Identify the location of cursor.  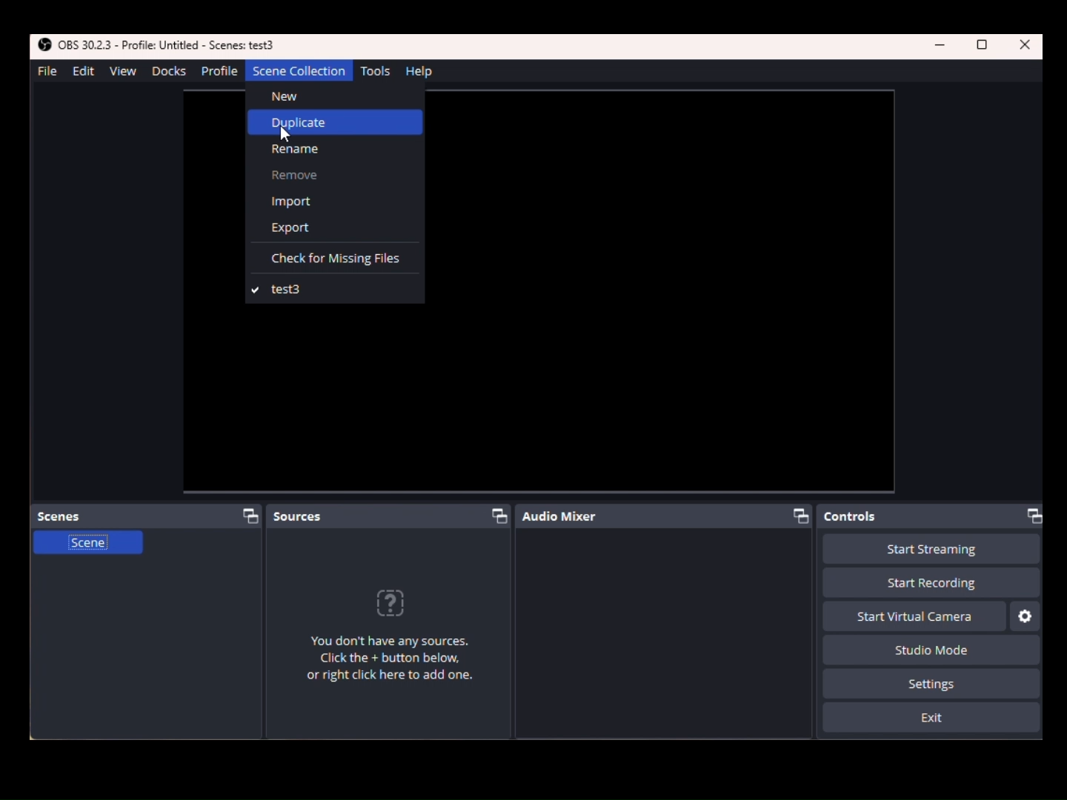
(285, 137).